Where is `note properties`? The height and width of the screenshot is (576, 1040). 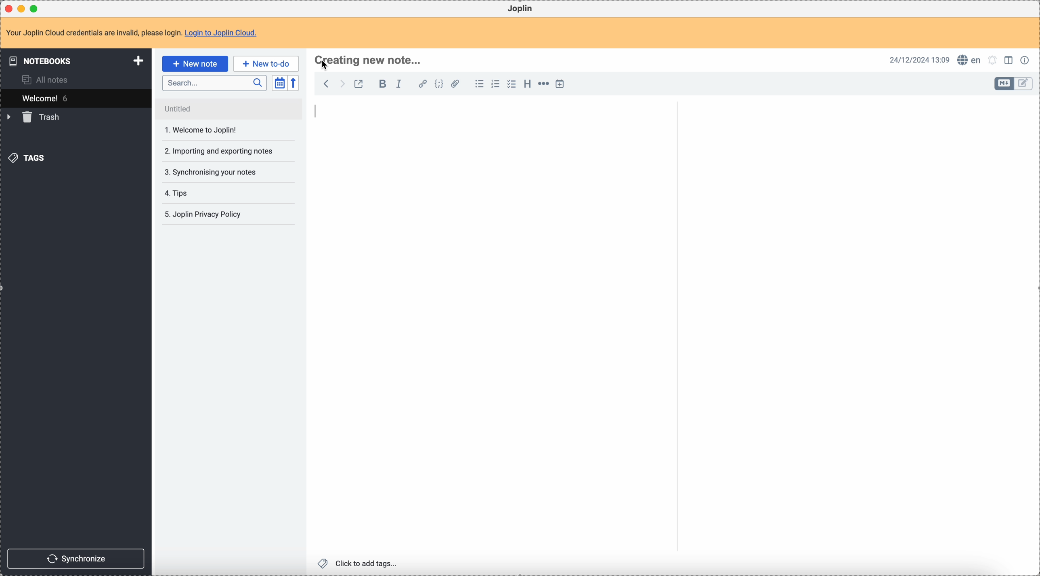 note properties is located at coordinates (1026, 59).